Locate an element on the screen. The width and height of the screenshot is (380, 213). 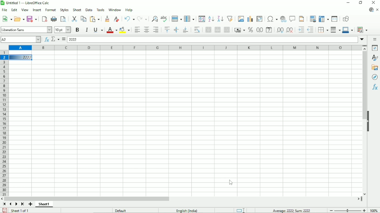
Minimize is located at coordinates (348, 2).